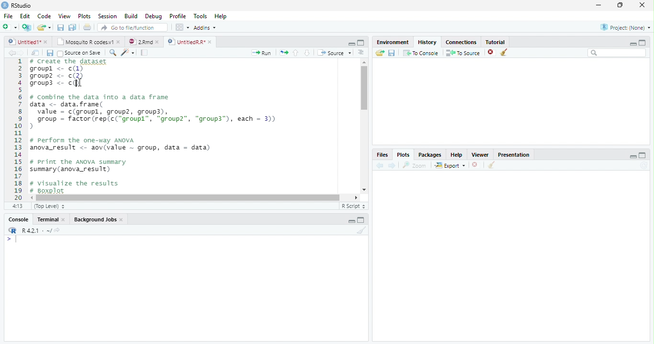 Image resolution: width=654 pixels, height=344 pixels. Describe the element at coordinates (352, 206) in the screenshot. I see `R script` at that location.